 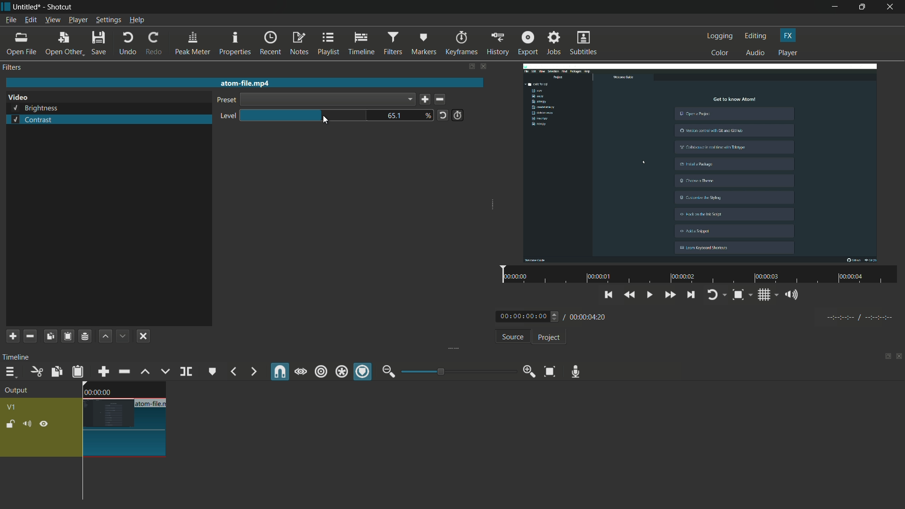 I want to click on toggle player logging, so click(x=716, y=295).